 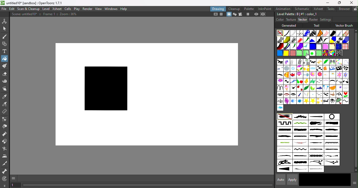 I want to click on Plain color, so click(x=280, y=33).